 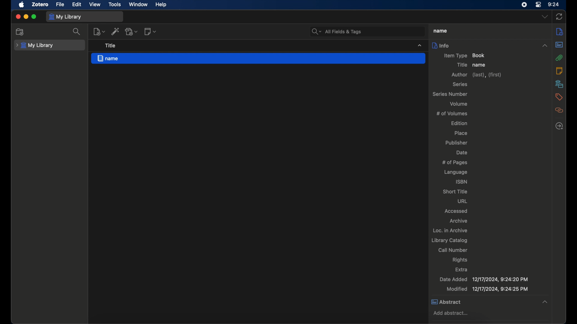 I want to click on attachments, so click(x=560, y=58).